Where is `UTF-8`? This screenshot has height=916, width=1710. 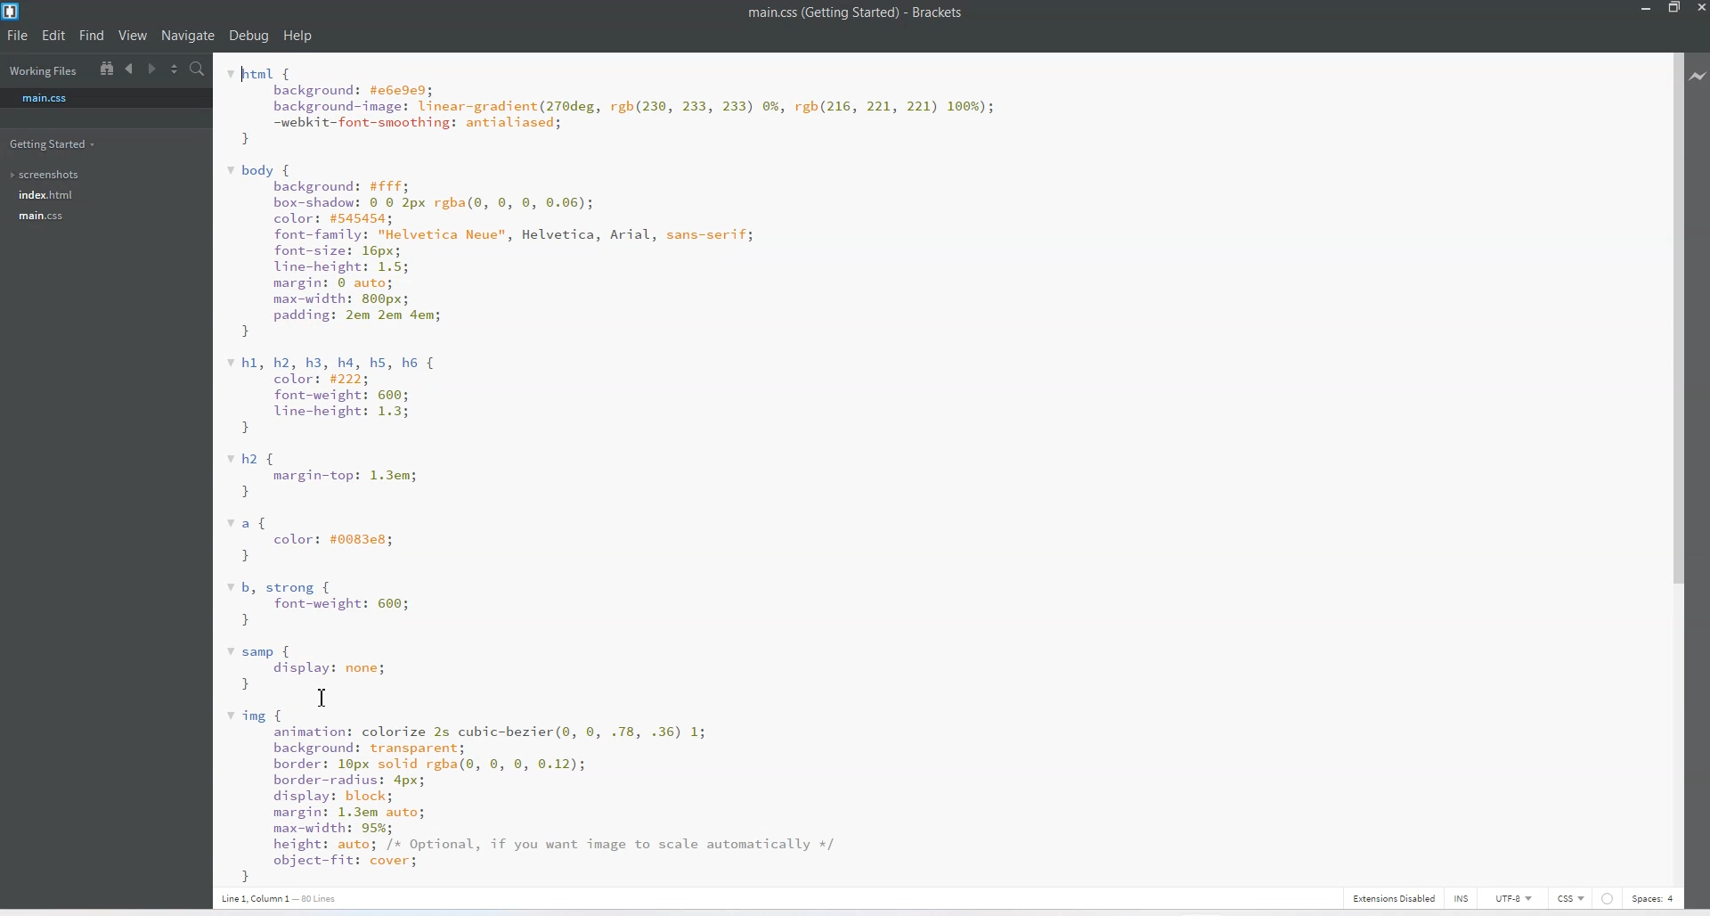 UTF-8 is located at coordinates (1514, 898).